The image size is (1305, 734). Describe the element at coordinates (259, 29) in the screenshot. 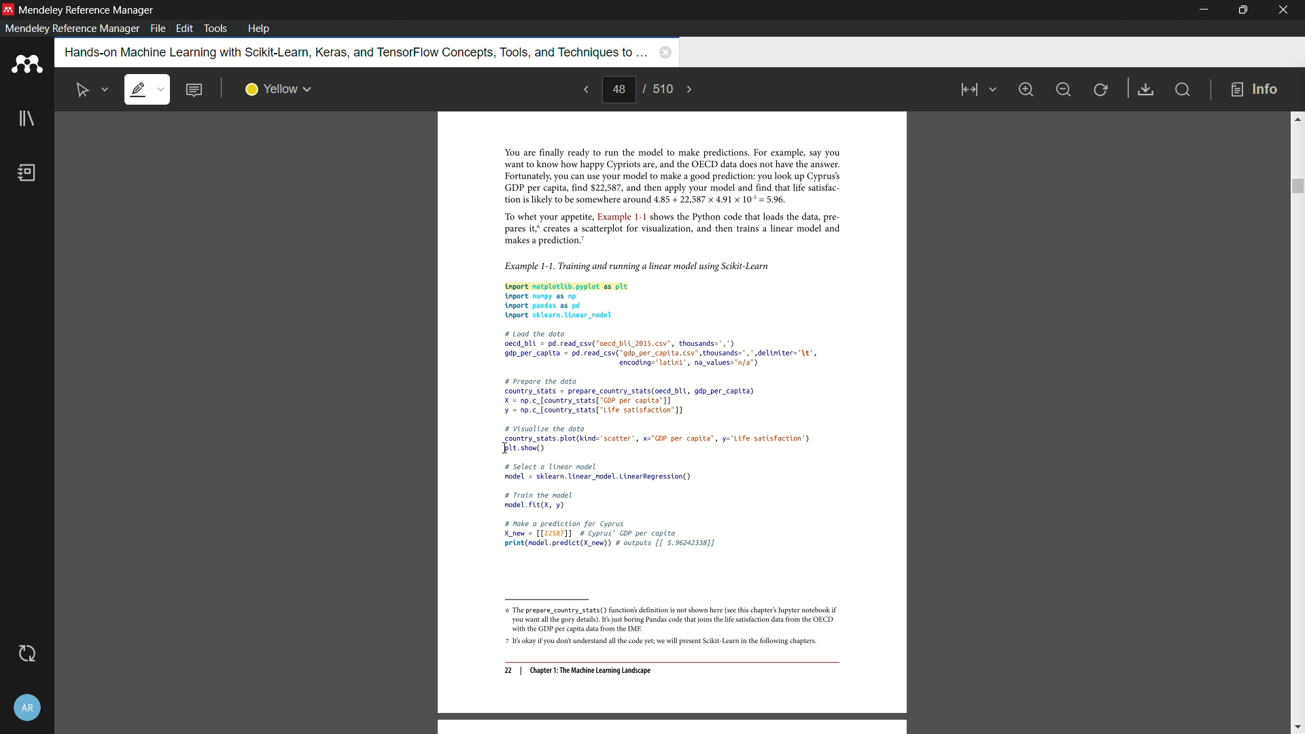

I see `help menu` at that location.